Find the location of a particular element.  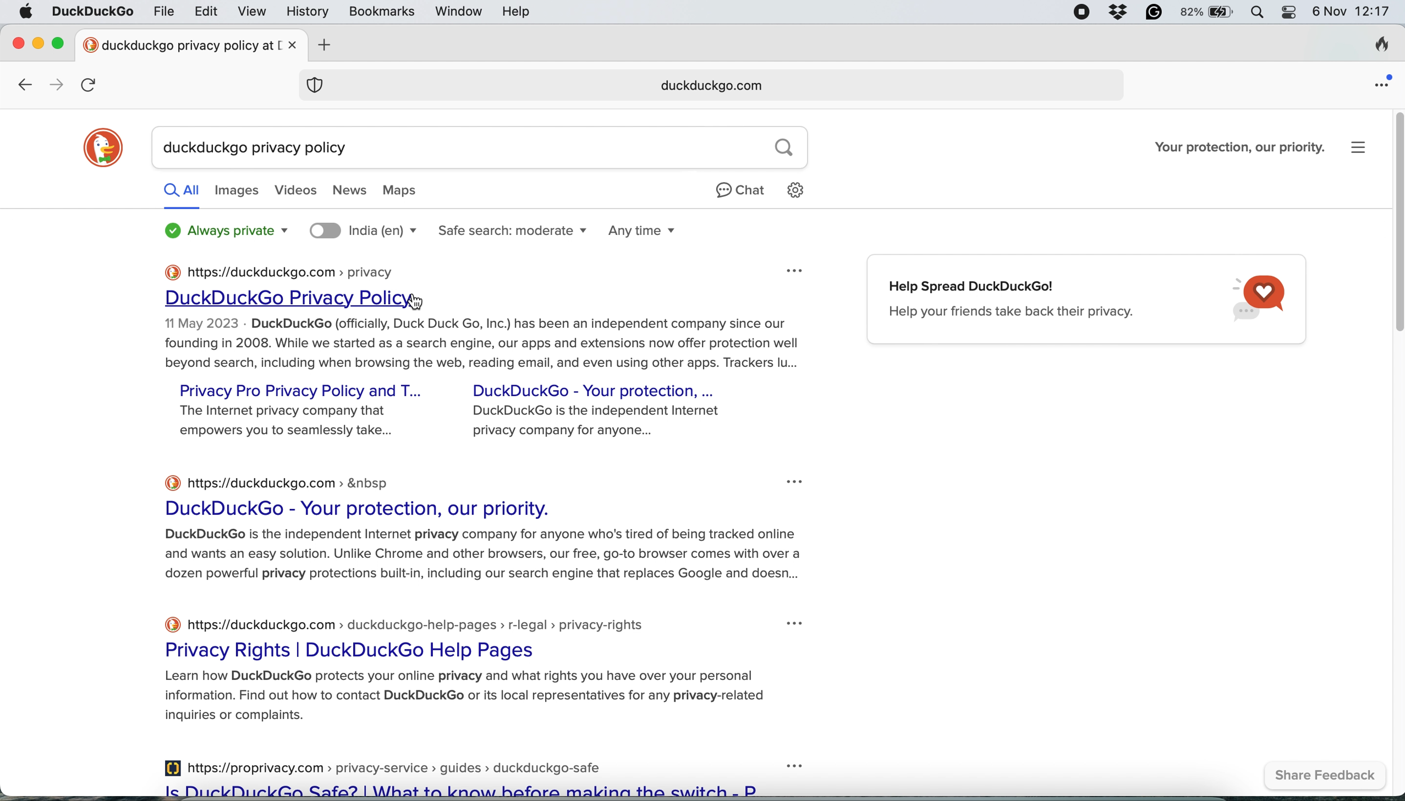

close is located at coordinates (291, 44).